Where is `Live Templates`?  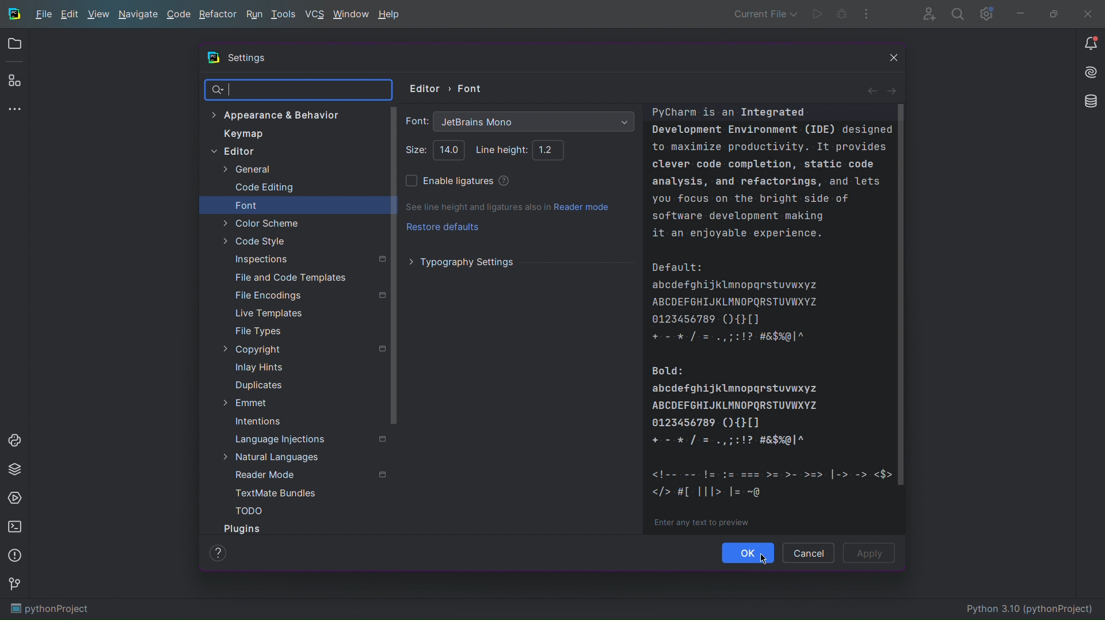
Live Templates is located at coordinates (268, 313).